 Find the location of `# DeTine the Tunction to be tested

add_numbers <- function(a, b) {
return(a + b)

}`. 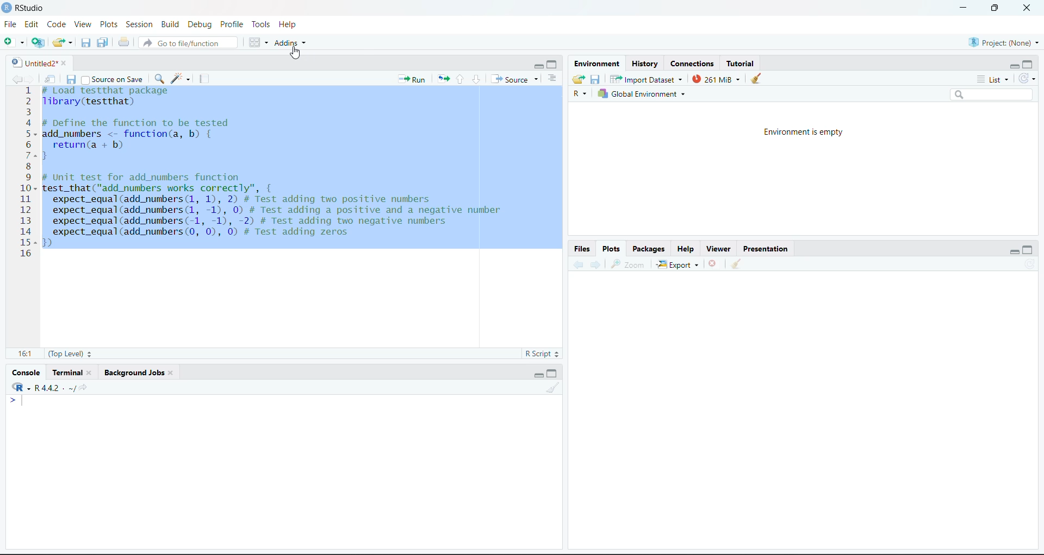

# DeTine the Tunction to be tested

add_numbers <- function(a, b) {
return(a + b)

} is located at coordinates (136, 141).